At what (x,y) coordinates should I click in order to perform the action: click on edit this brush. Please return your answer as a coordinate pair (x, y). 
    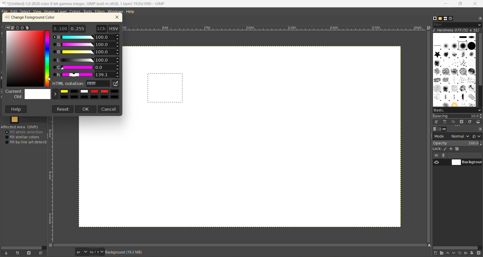
    Looking at the image, I should click on (437, 122).